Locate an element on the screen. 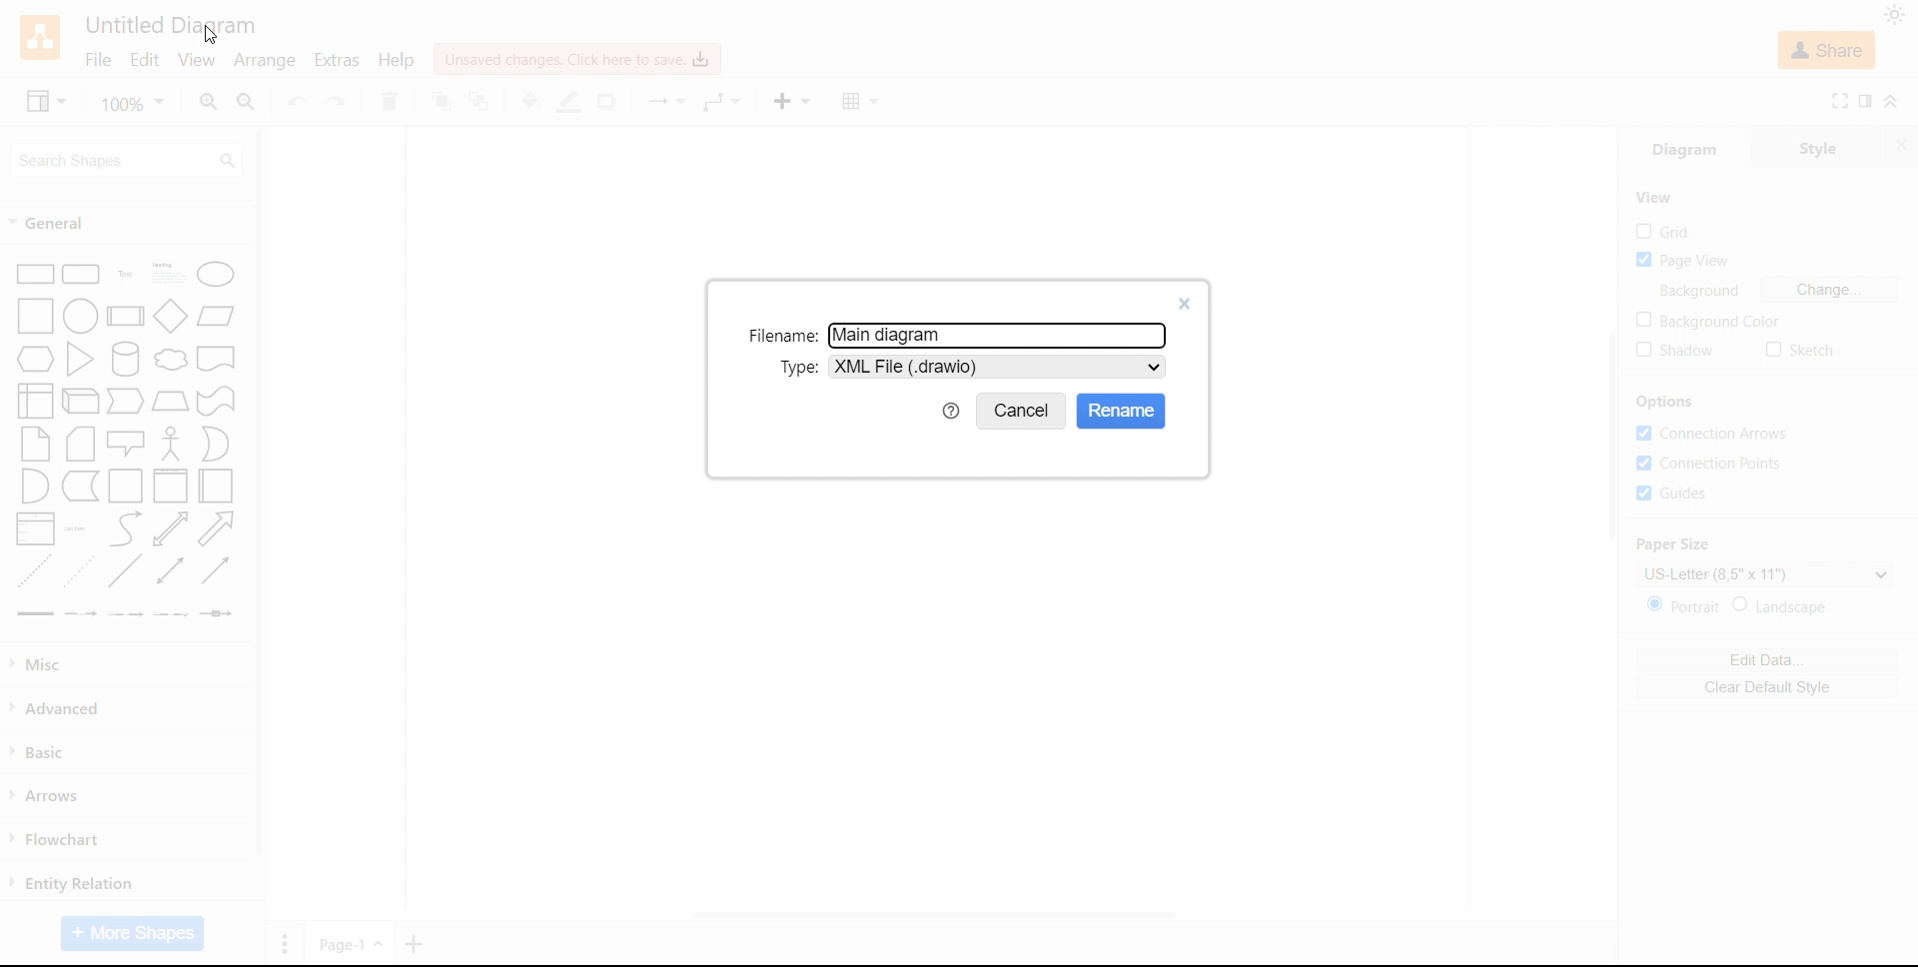 Image resolution: width=1918 pixels, height=967 pixels. Page view  is located at coordinates (1683, 261).